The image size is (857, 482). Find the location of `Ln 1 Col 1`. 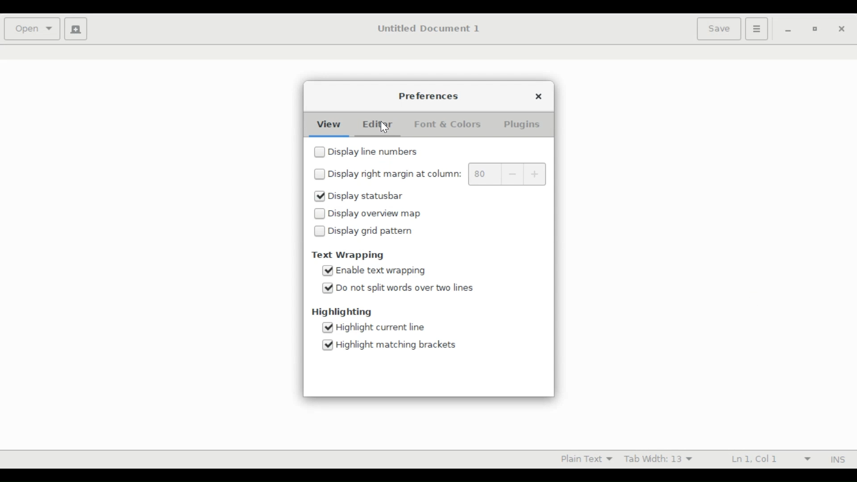

Ln 1 Col 1 is located at coordinates (770, 460).